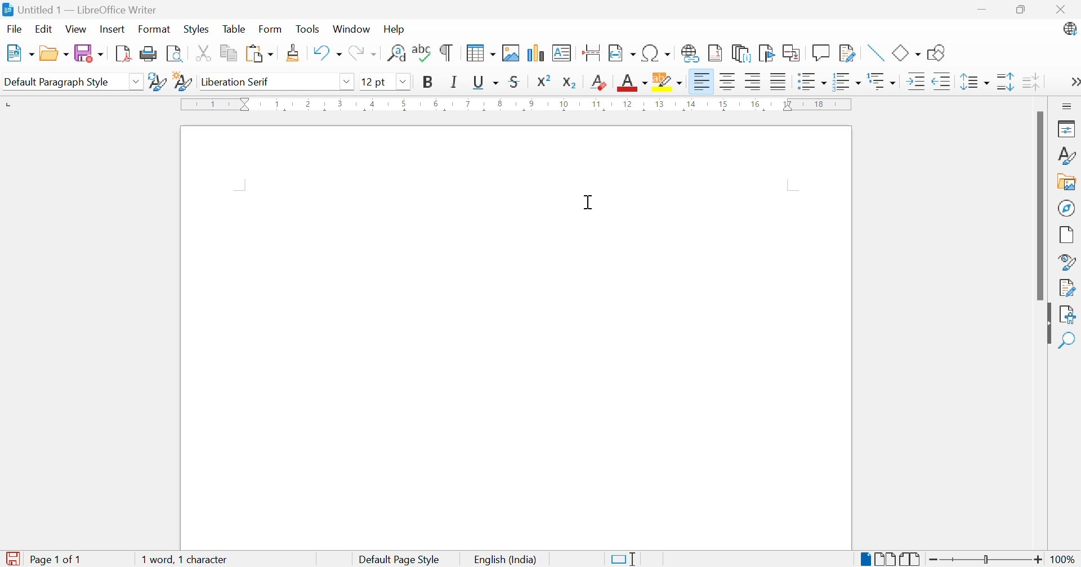  Describe the element at coordinates (1038, 559) in the screenshot. I see `Zoom In` at that location.